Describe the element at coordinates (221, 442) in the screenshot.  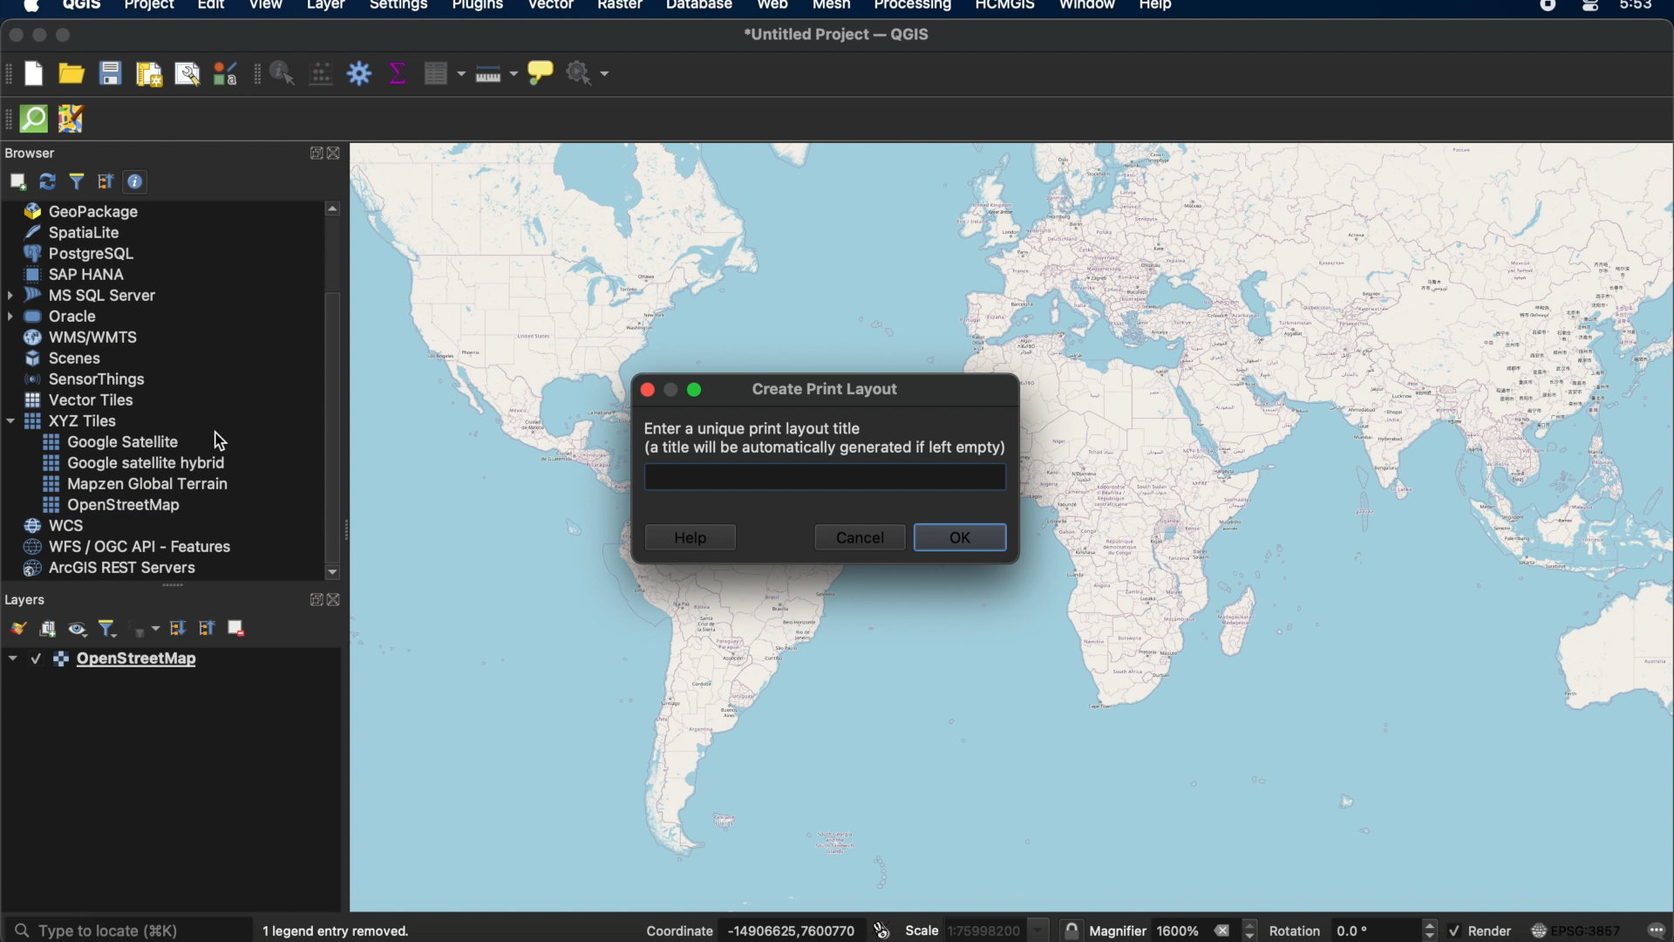
I see `cursor` at that location.